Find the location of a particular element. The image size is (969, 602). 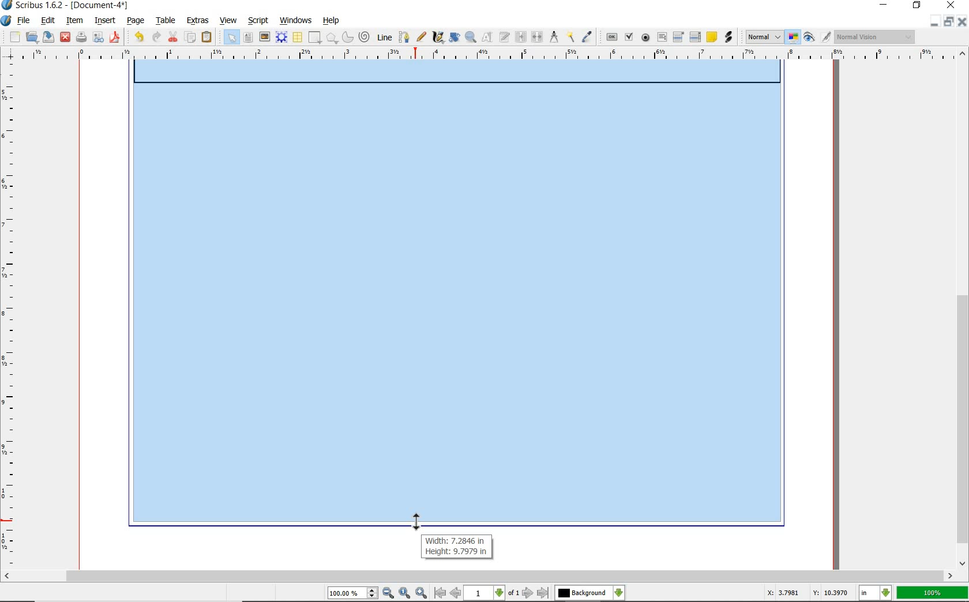

table is located at coordinates (298, 37).